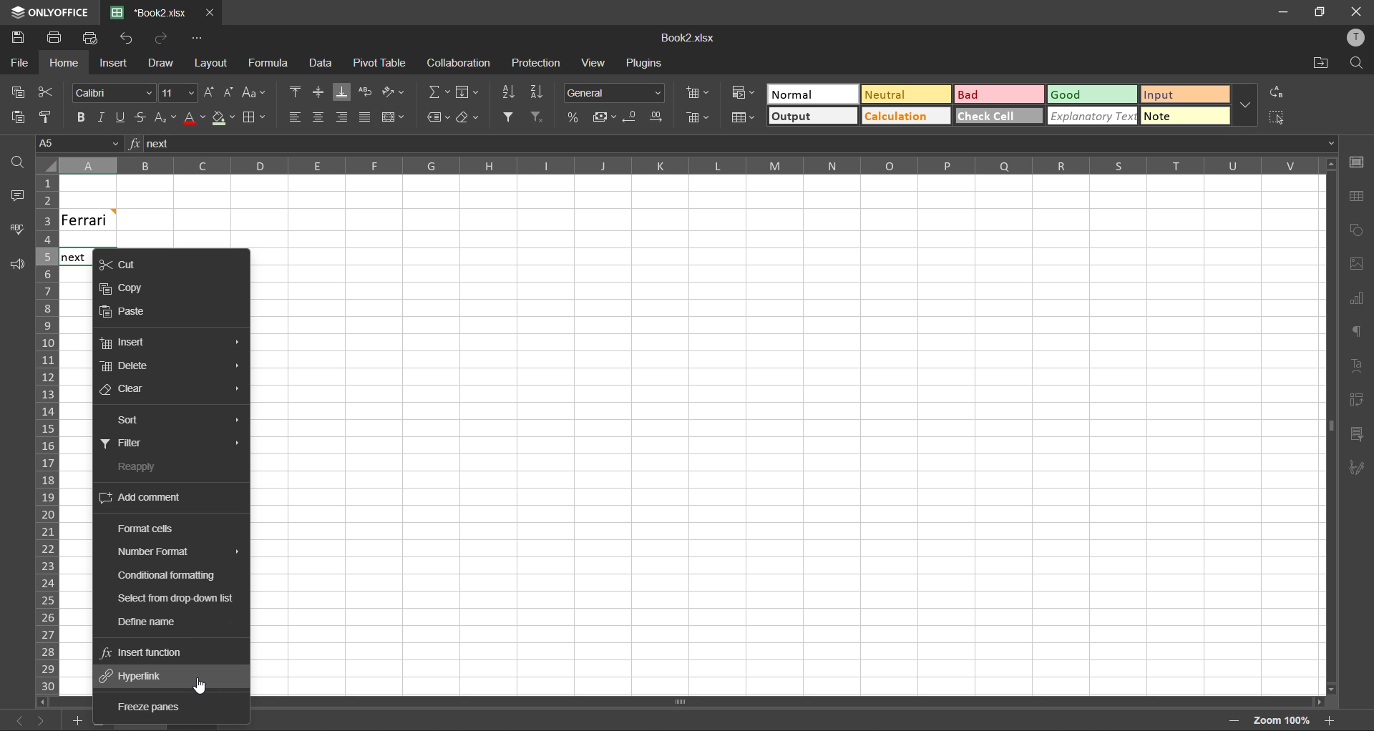  I want to click on filter, so click(129, 444).